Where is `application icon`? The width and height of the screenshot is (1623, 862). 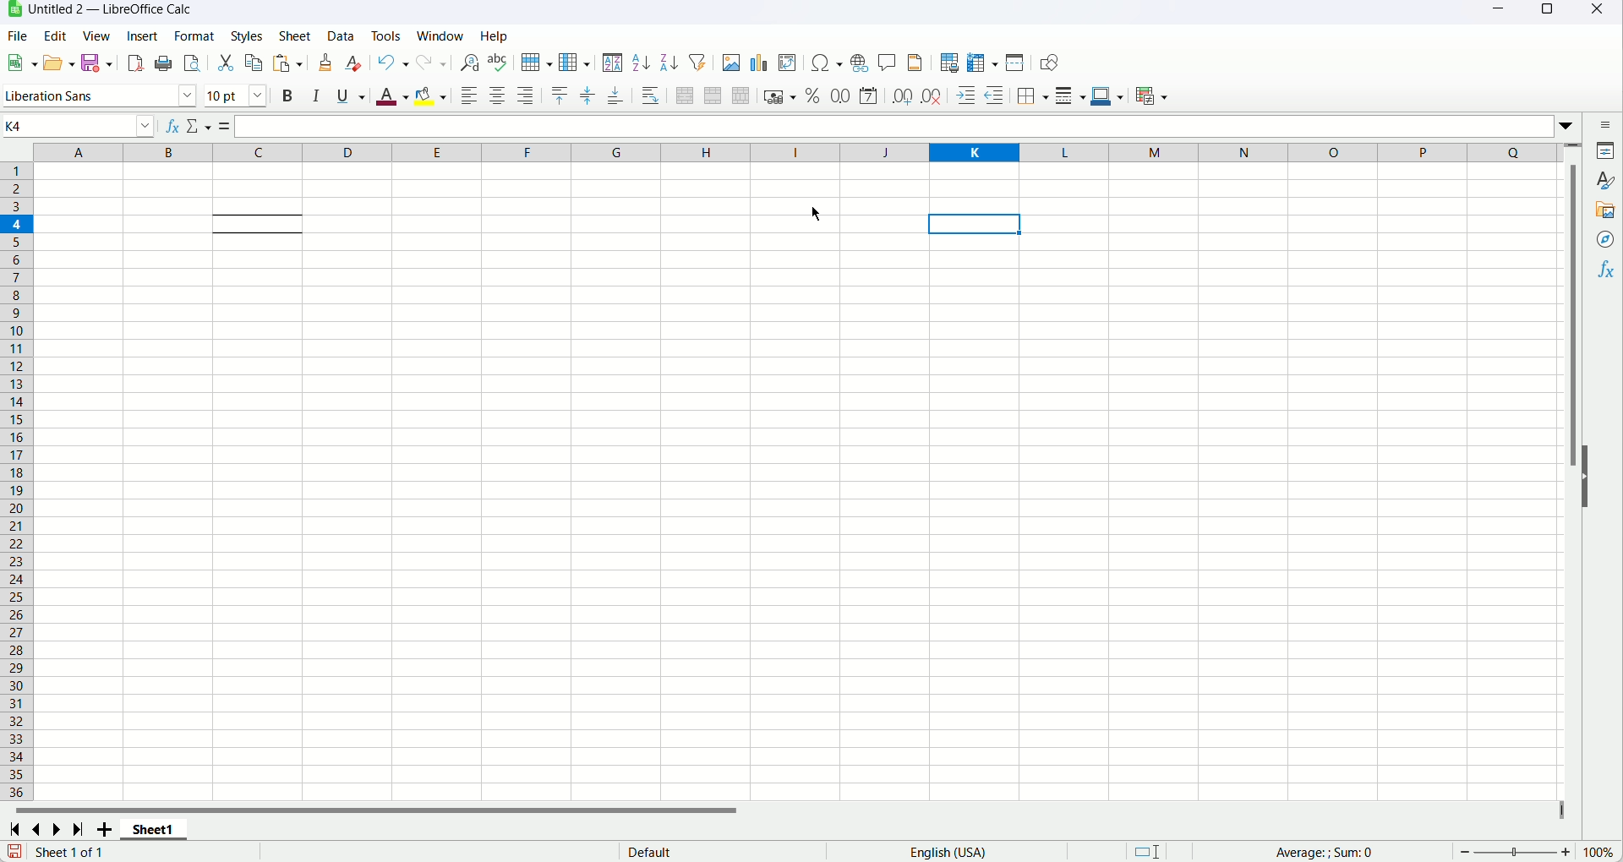 application icon is located at coordinates (14, 9).